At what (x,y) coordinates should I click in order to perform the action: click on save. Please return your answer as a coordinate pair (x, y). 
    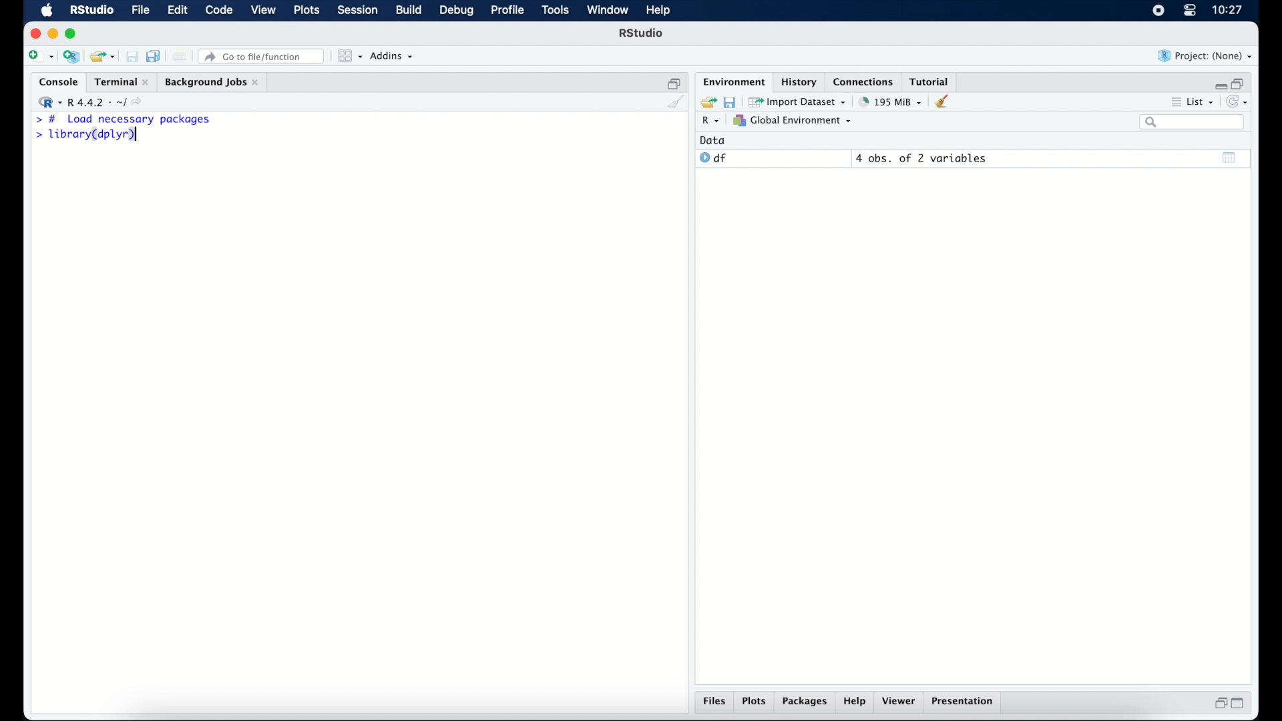
    Looking at the image, I should click on (729, 101).